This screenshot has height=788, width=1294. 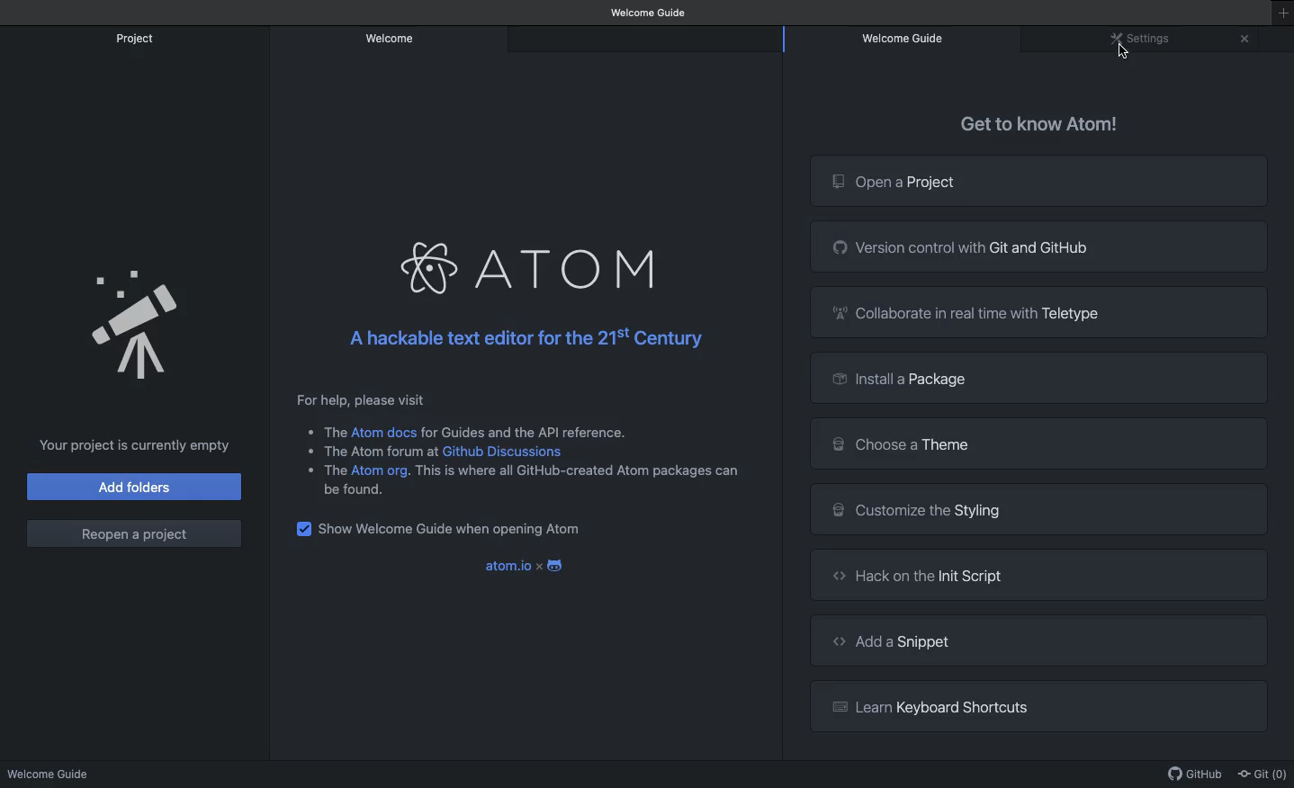 What do you see at coordinates (386, 433) in the screenshot?
I see ` Atom docs` at bounding box center [386, 433].